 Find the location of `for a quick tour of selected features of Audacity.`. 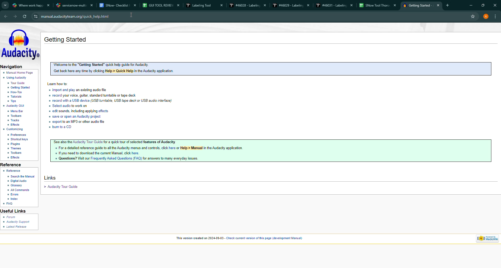

for a quick tour of selected features of Audacity. is located at coordinates (141, 142).